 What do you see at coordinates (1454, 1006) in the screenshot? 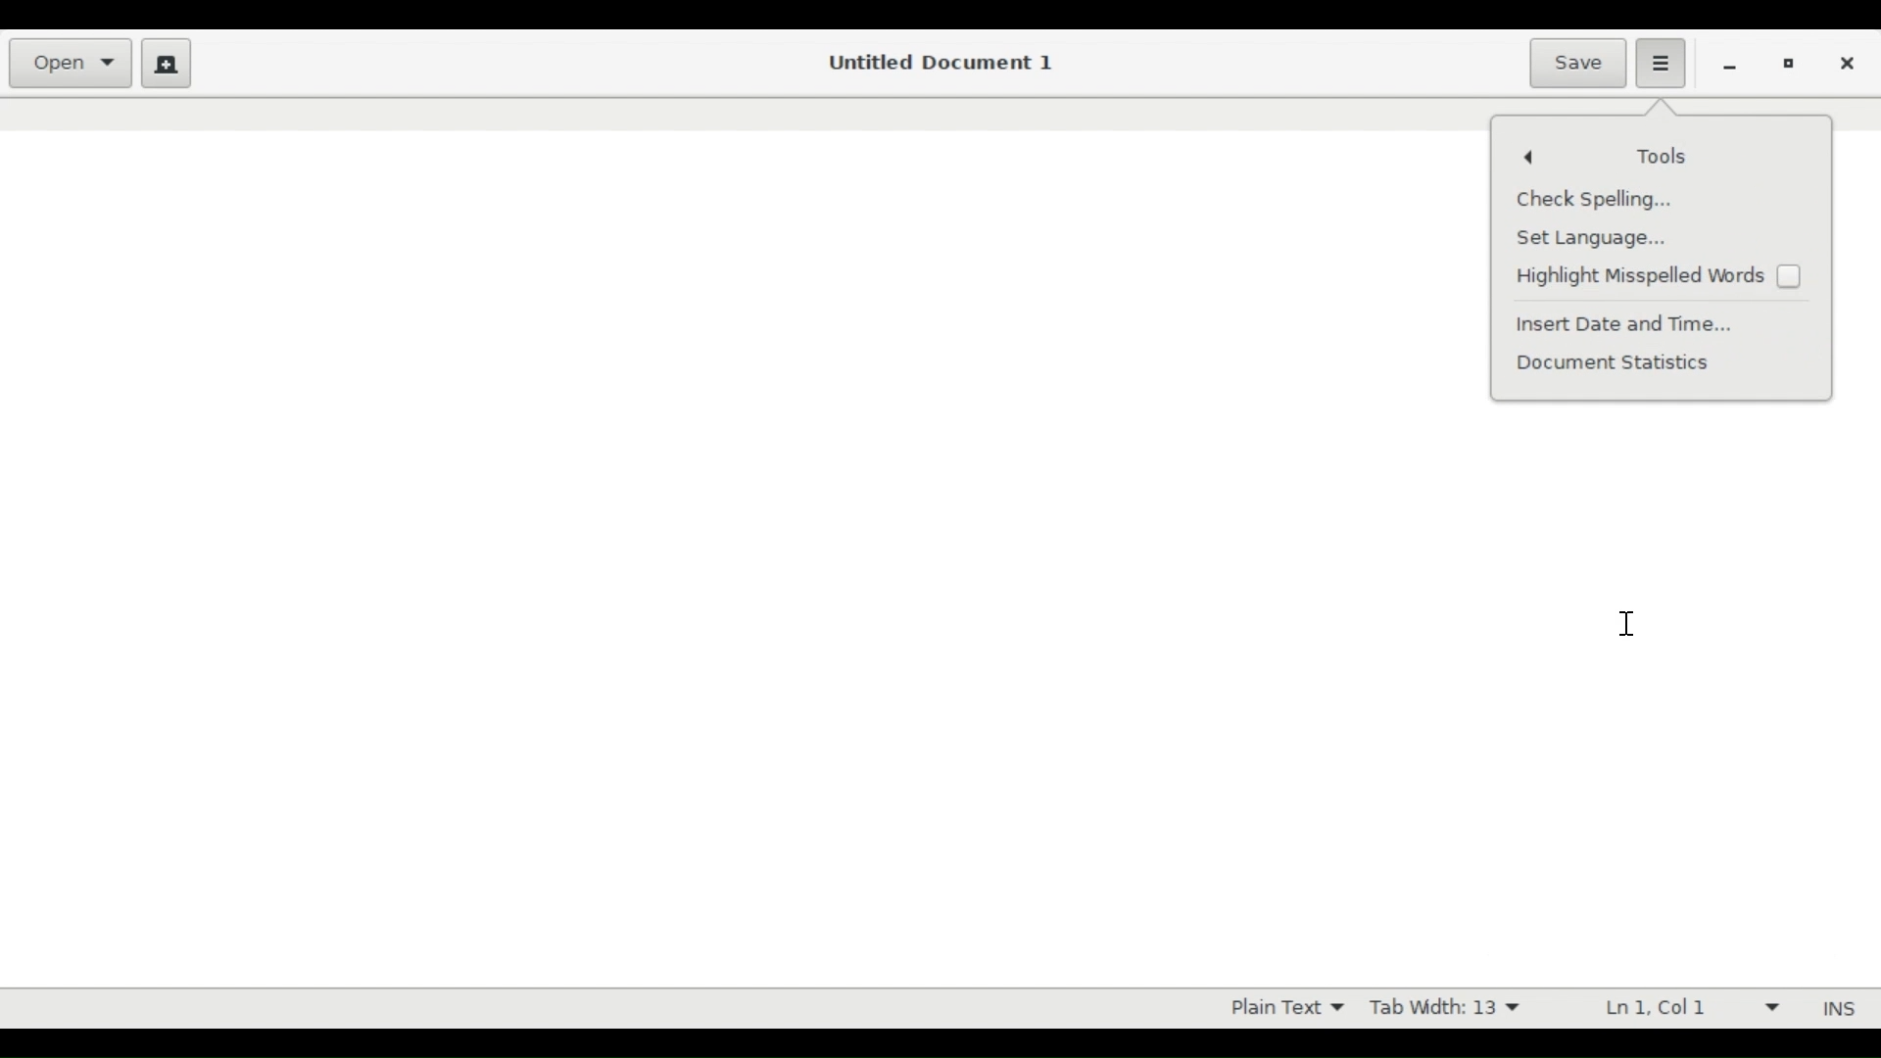
I see `Tab Width 13` at bounding box center [1454, 1006].